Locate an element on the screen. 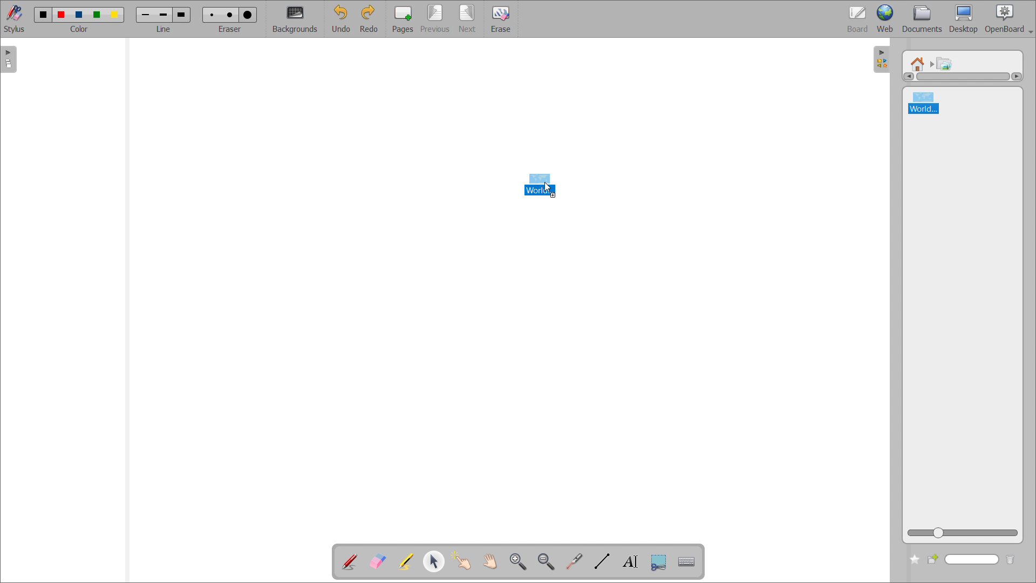 This screenshot has width=1036, height=583. virtual laser pointer is located at coordinates (574, 561).